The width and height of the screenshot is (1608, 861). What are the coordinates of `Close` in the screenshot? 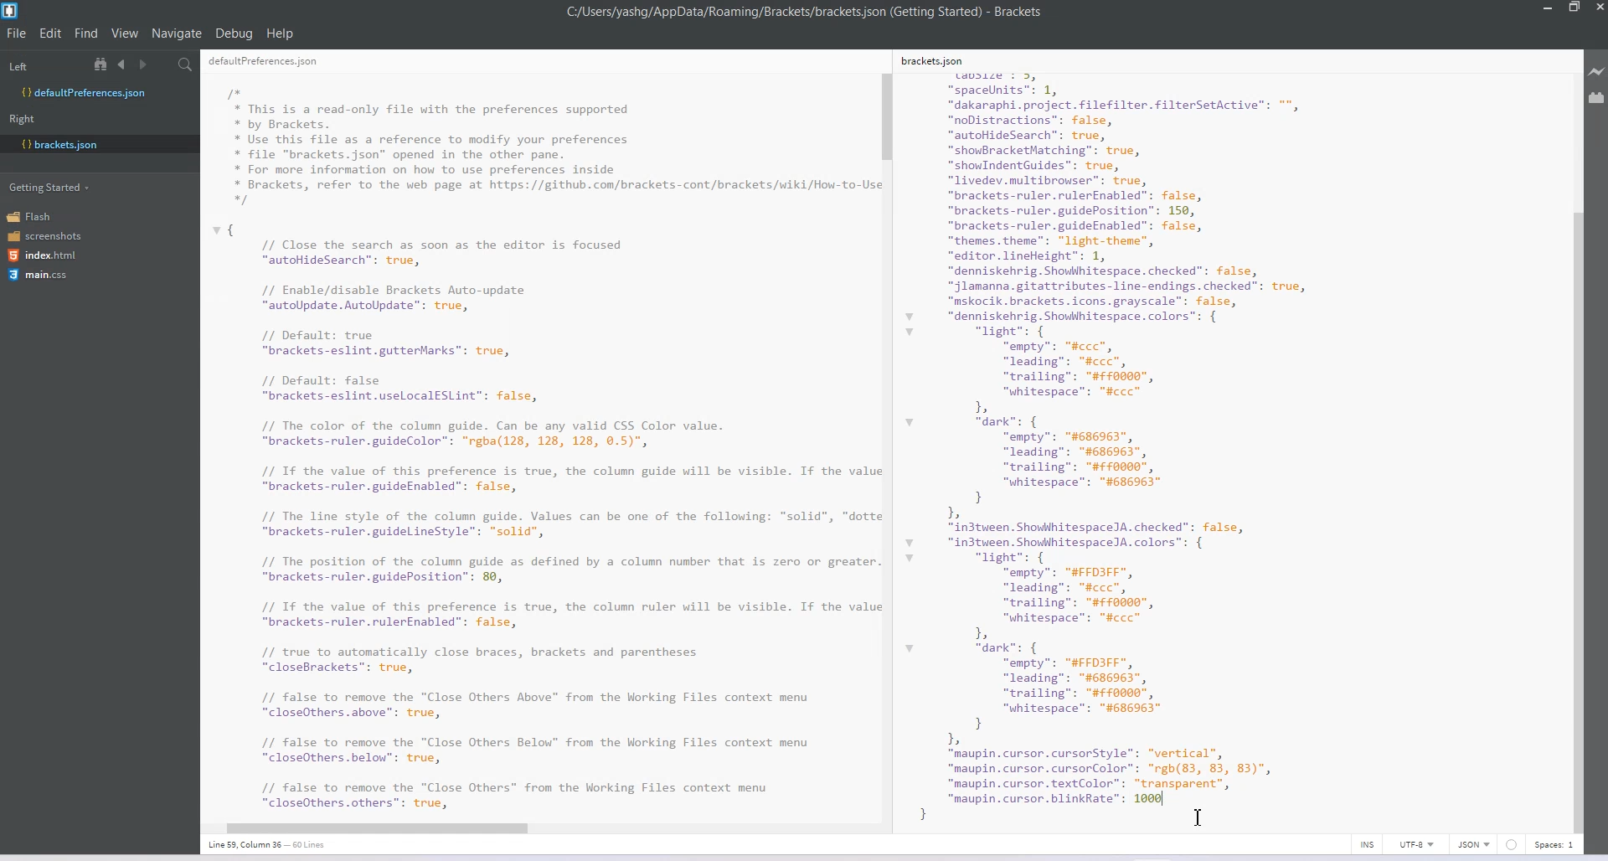 It's located at (1598, 9).